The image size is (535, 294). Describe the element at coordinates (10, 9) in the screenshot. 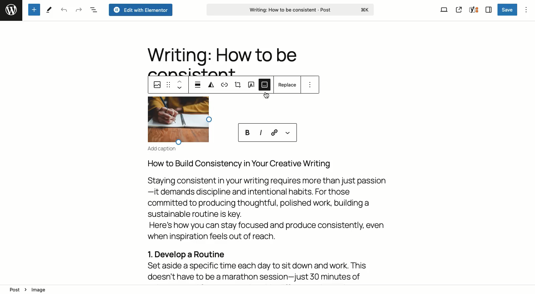

I see `Logo` at that location.